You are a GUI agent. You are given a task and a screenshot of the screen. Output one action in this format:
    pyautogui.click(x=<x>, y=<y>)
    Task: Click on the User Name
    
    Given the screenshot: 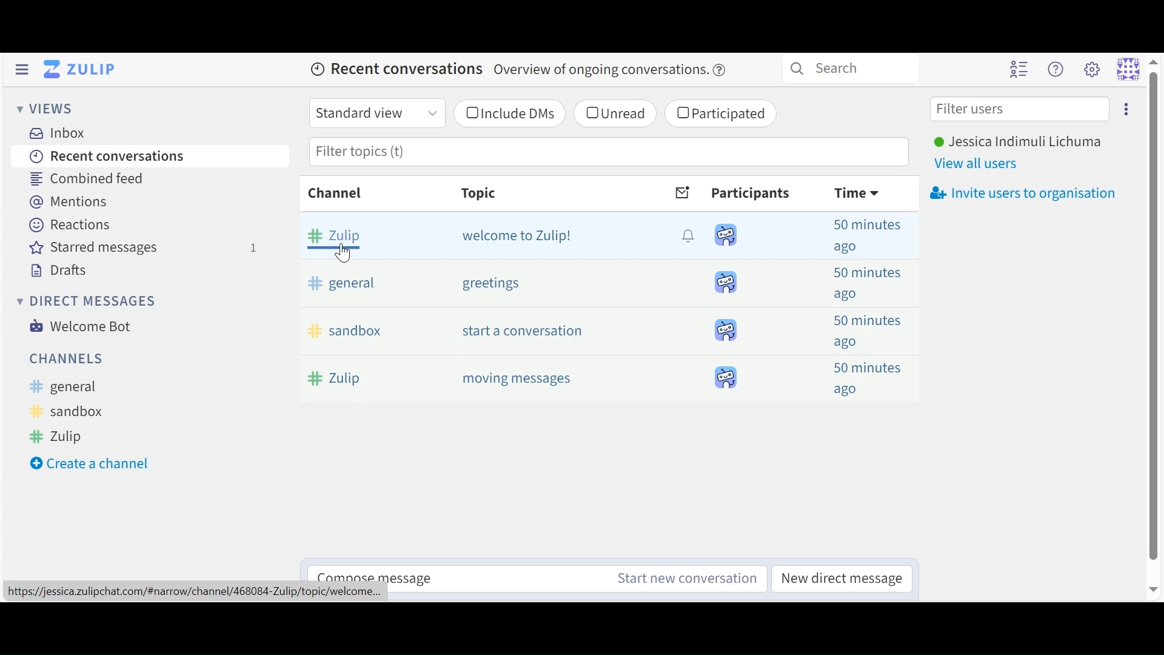 What is the action you would take?
    pyautogui.click(x=1021, y=141)
    